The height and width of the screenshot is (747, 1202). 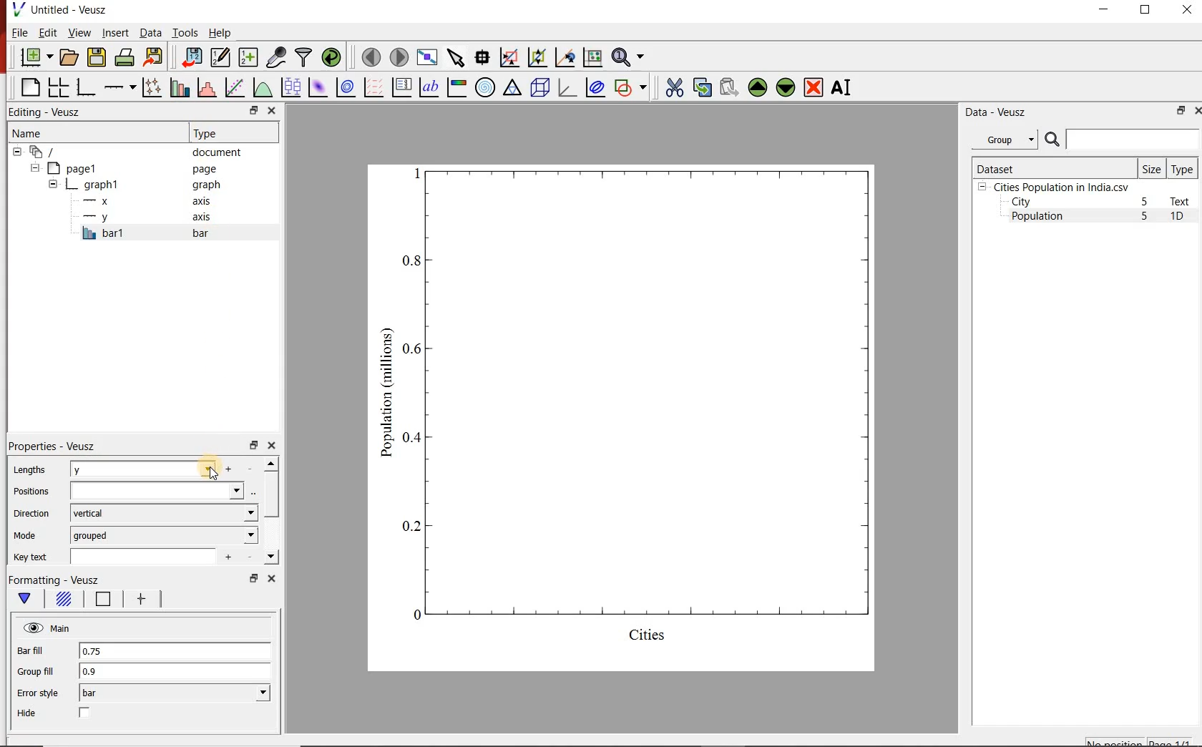 What do you see at coordinates (331, 57) in the screenshot?
I see `reload linked datasets` at bounding box center [331, 57].